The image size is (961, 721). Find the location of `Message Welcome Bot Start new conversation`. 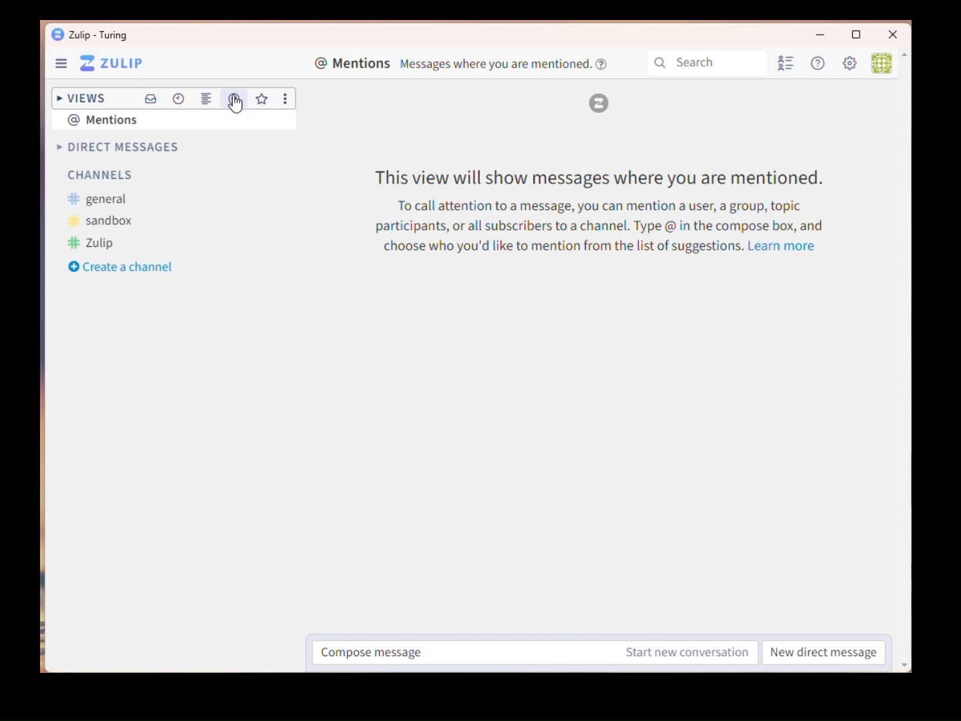

Message Welcome Bot Start new conversation is located at coordinates (537, 653).